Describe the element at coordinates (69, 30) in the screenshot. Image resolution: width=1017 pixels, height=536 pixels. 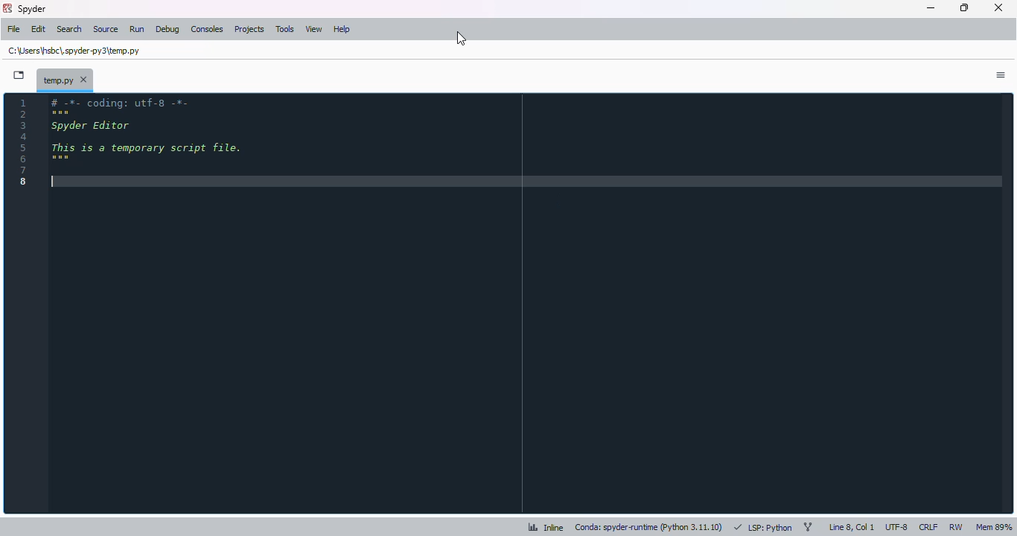
I see `search` at that location.